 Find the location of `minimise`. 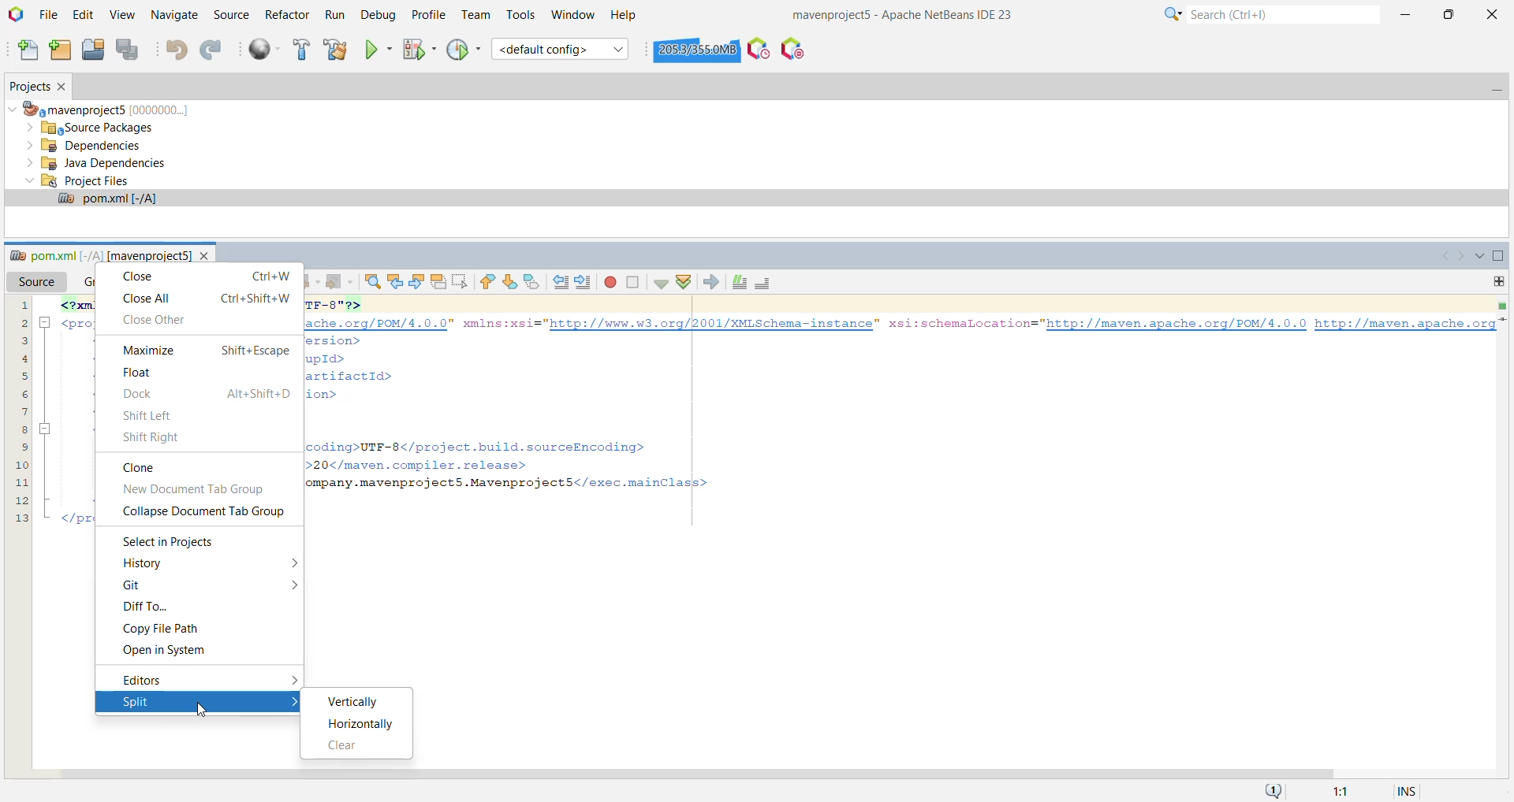

minimise is located at coordinates (47, 323).